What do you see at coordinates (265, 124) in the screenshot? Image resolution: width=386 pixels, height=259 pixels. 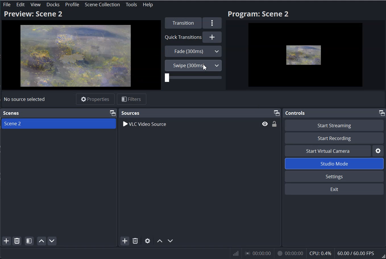 I see `Eye` at bounding box center [265, 124].